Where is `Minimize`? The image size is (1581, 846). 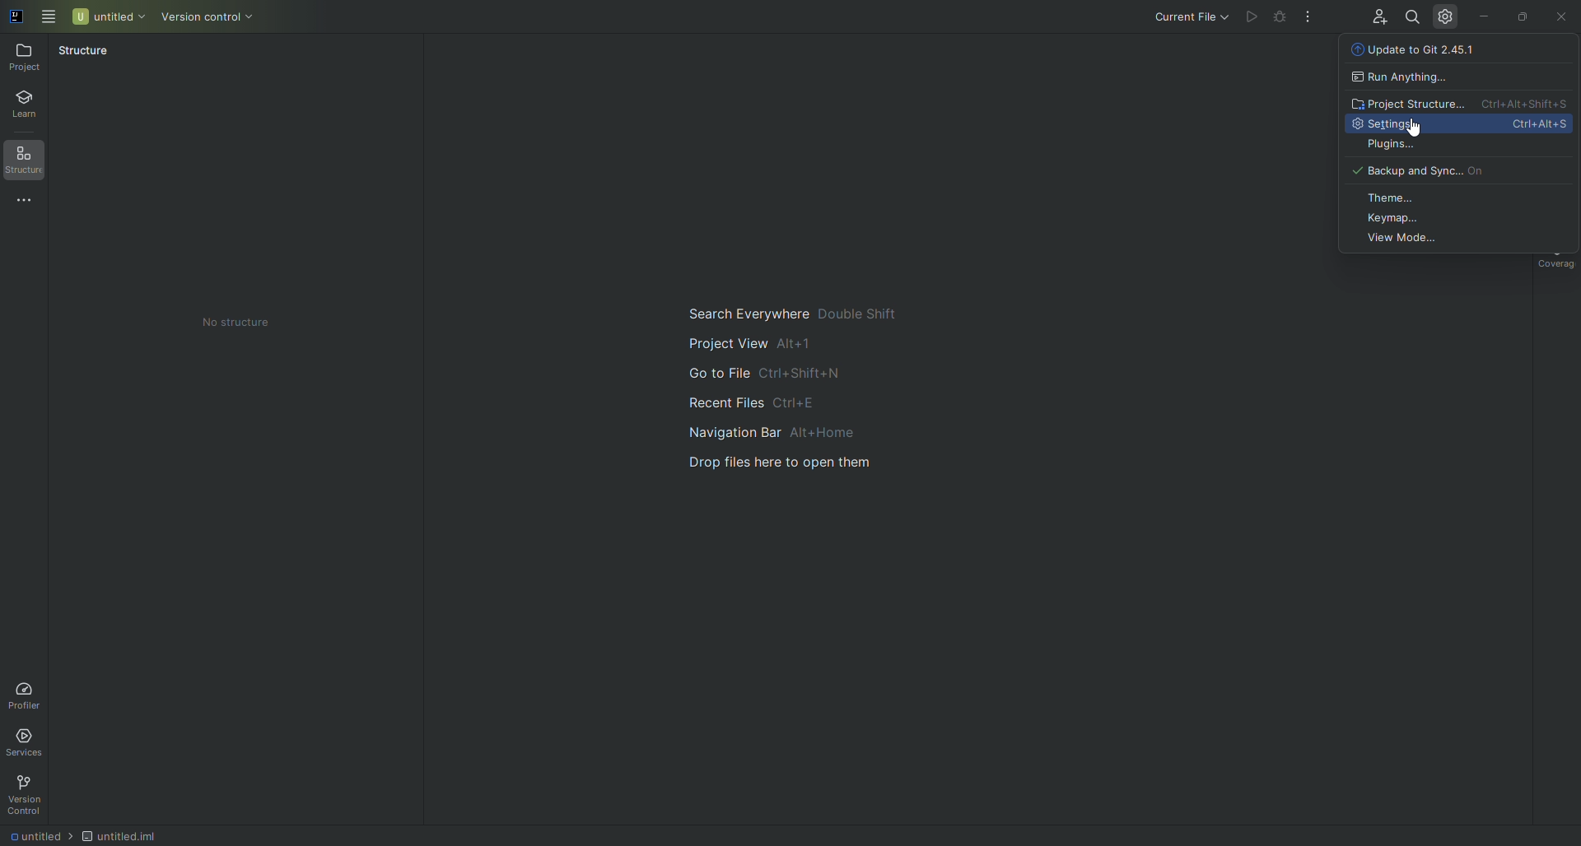
Minimize is located at coordinates (1485, 17).